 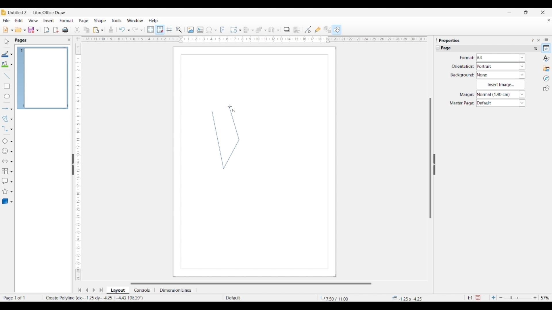 I want to click on Close left sidebar, so click(x=69, y=40).